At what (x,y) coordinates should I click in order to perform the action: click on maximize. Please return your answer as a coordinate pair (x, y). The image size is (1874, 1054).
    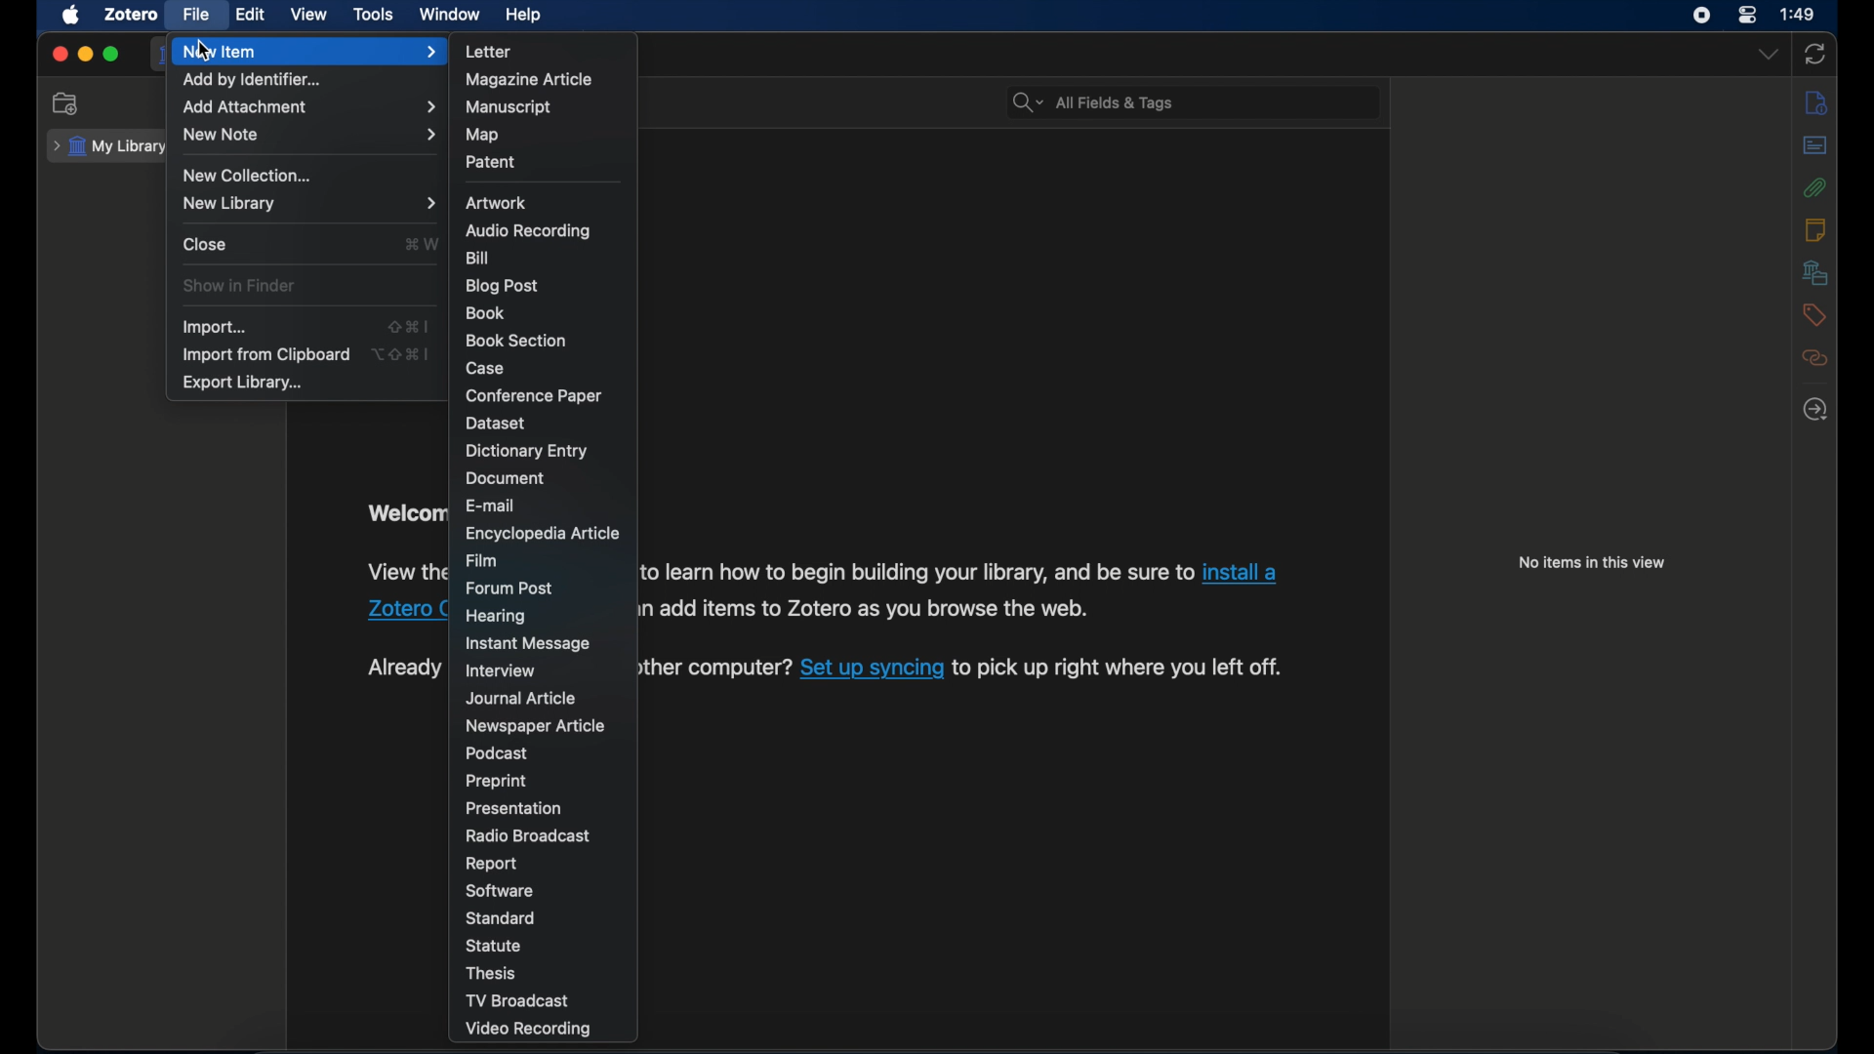
    Looking at the image, I should click on (111, 54).